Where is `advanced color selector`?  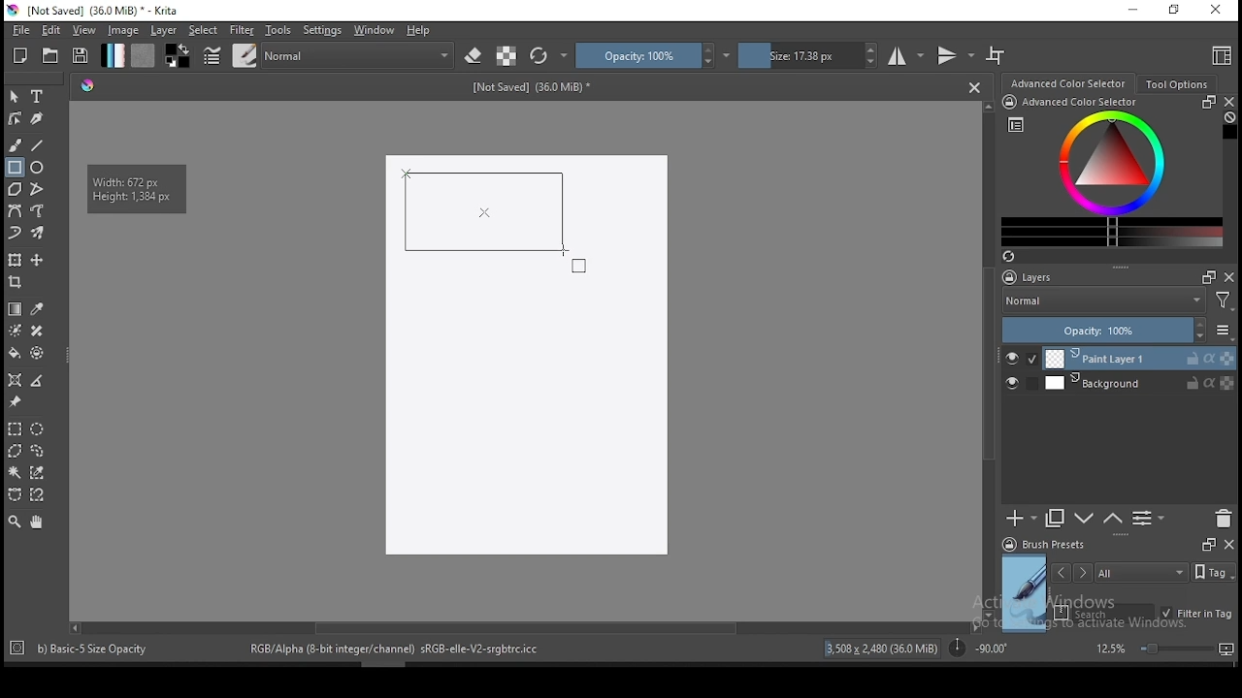
advanced color selector is located at coordinates (1108, 171).